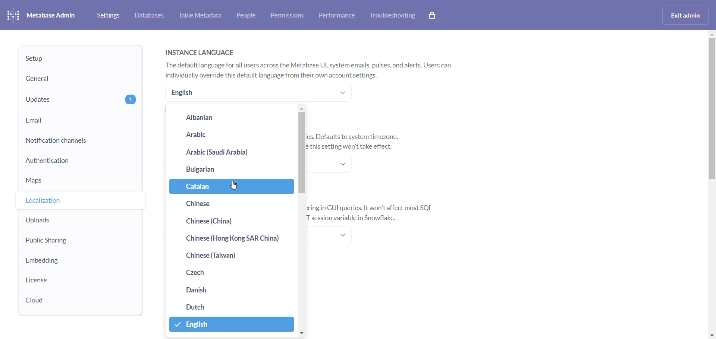 This screenshot has height=339, width=716. What do you see at coordinates (302, 110) in the screenshot?
I see `move up` at bounding box center [302, 110].